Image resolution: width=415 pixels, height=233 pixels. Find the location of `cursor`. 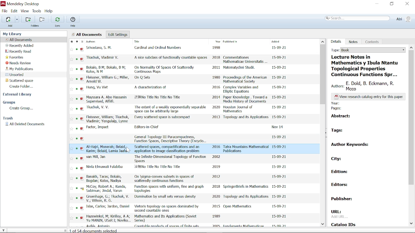

cursor is located at coordinates (130, 150).